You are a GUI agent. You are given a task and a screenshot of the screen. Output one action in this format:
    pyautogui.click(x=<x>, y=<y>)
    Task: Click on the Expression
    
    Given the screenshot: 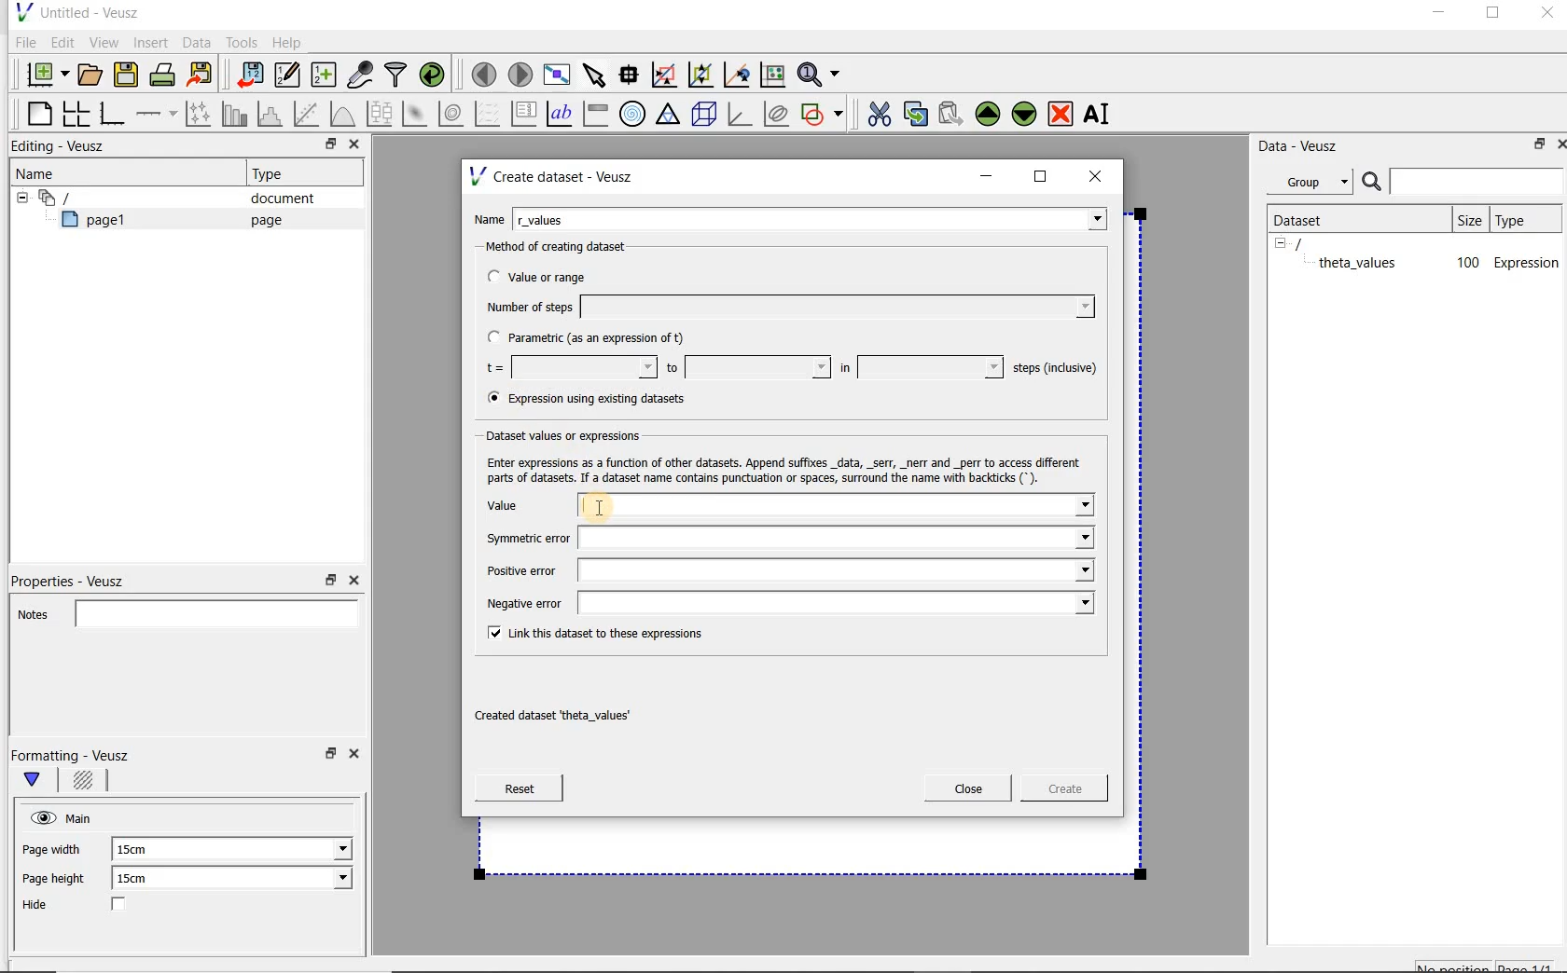 What is the action you would take?
    pyautogui.click(x=1527, y=262)
    